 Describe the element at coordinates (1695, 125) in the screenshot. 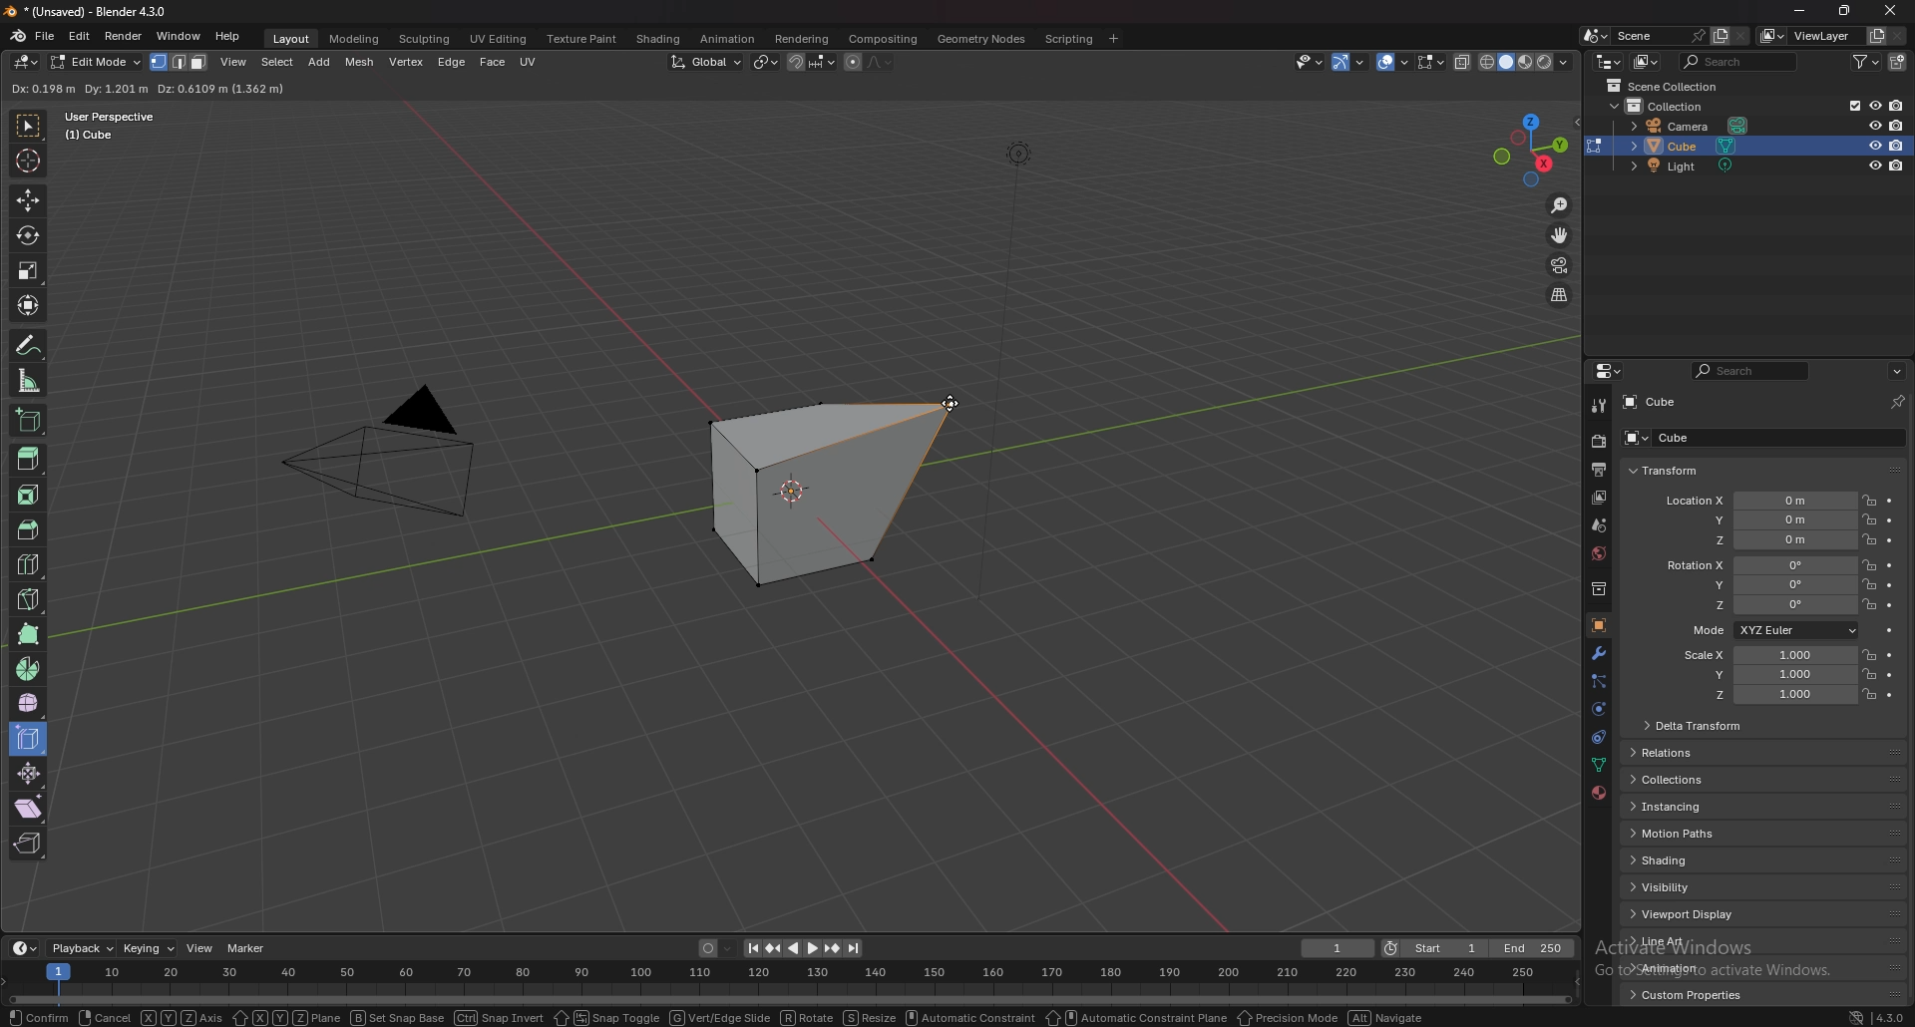

I see `camera` at that location.